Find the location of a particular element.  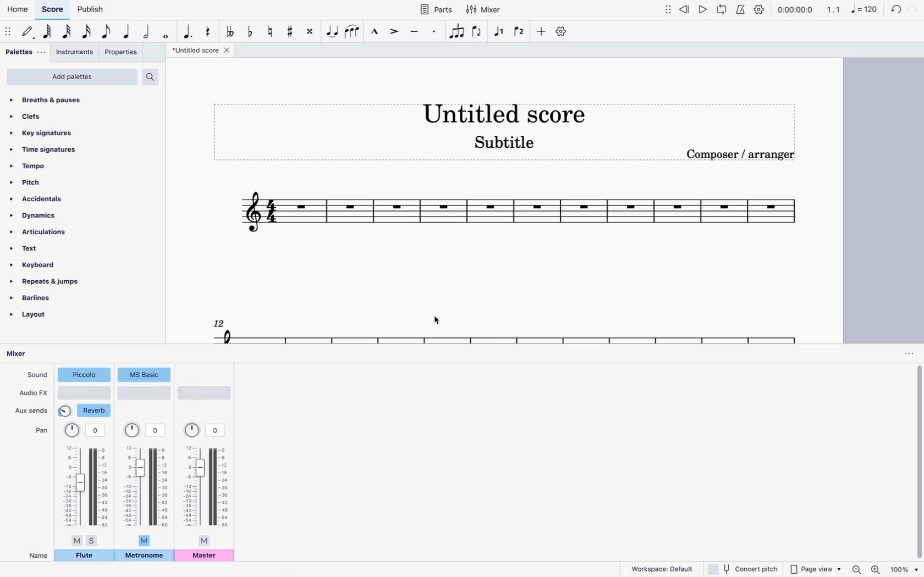

slur is located at coordinates (353, 31).